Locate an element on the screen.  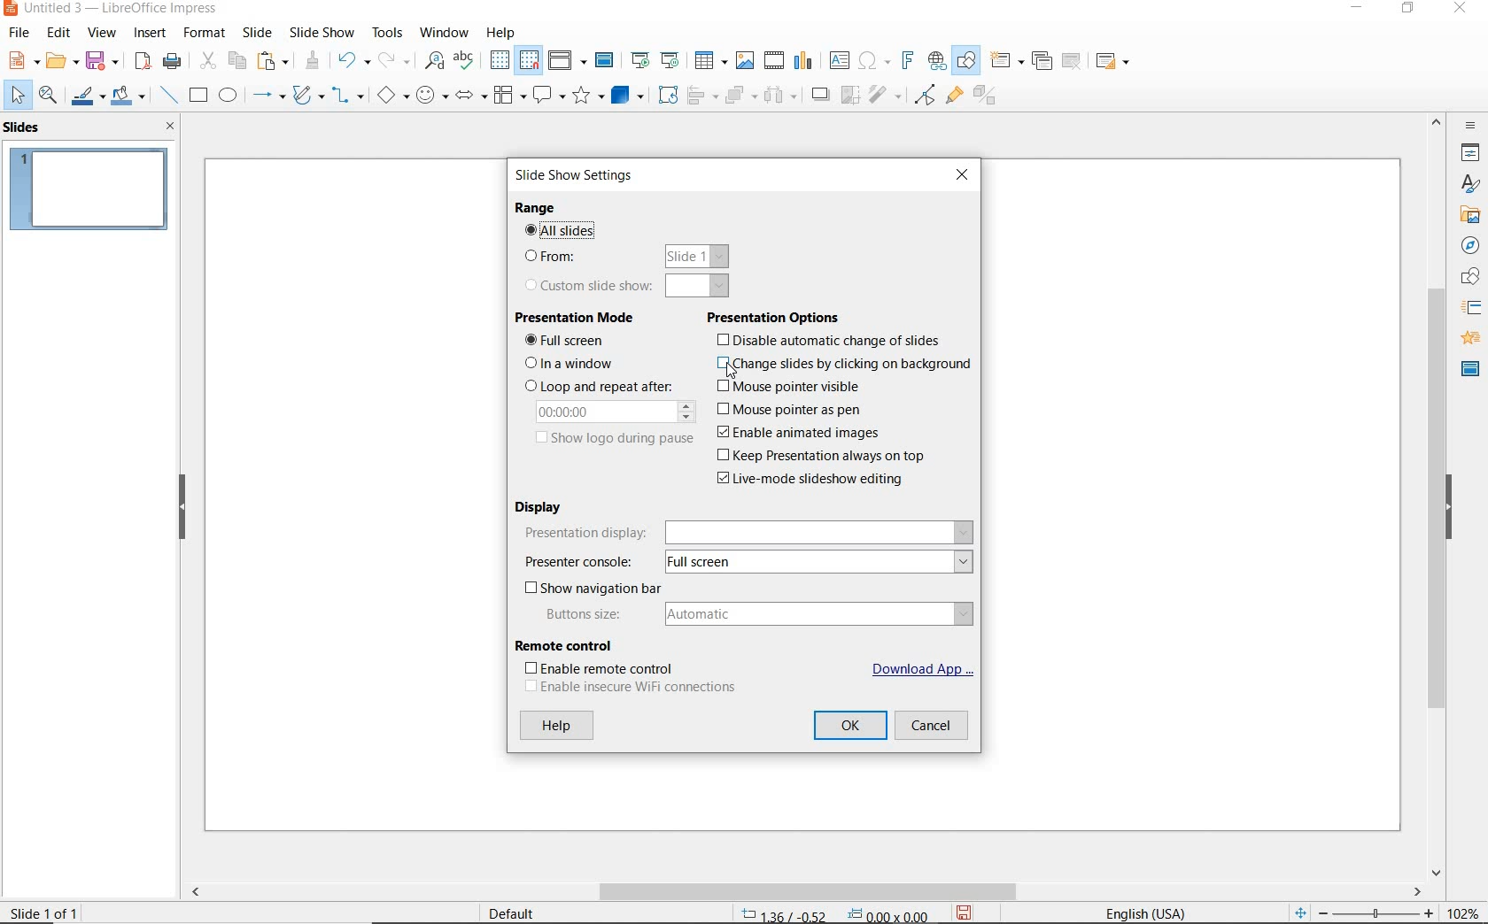
INSERT IMAGE is located at coordinates (740, 61).